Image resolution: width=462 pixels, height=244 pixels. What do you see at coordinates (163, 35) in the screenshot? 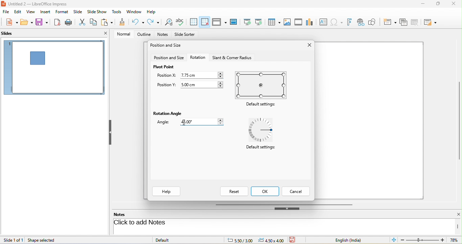
I see `notes` at bounding box center [163, 35].